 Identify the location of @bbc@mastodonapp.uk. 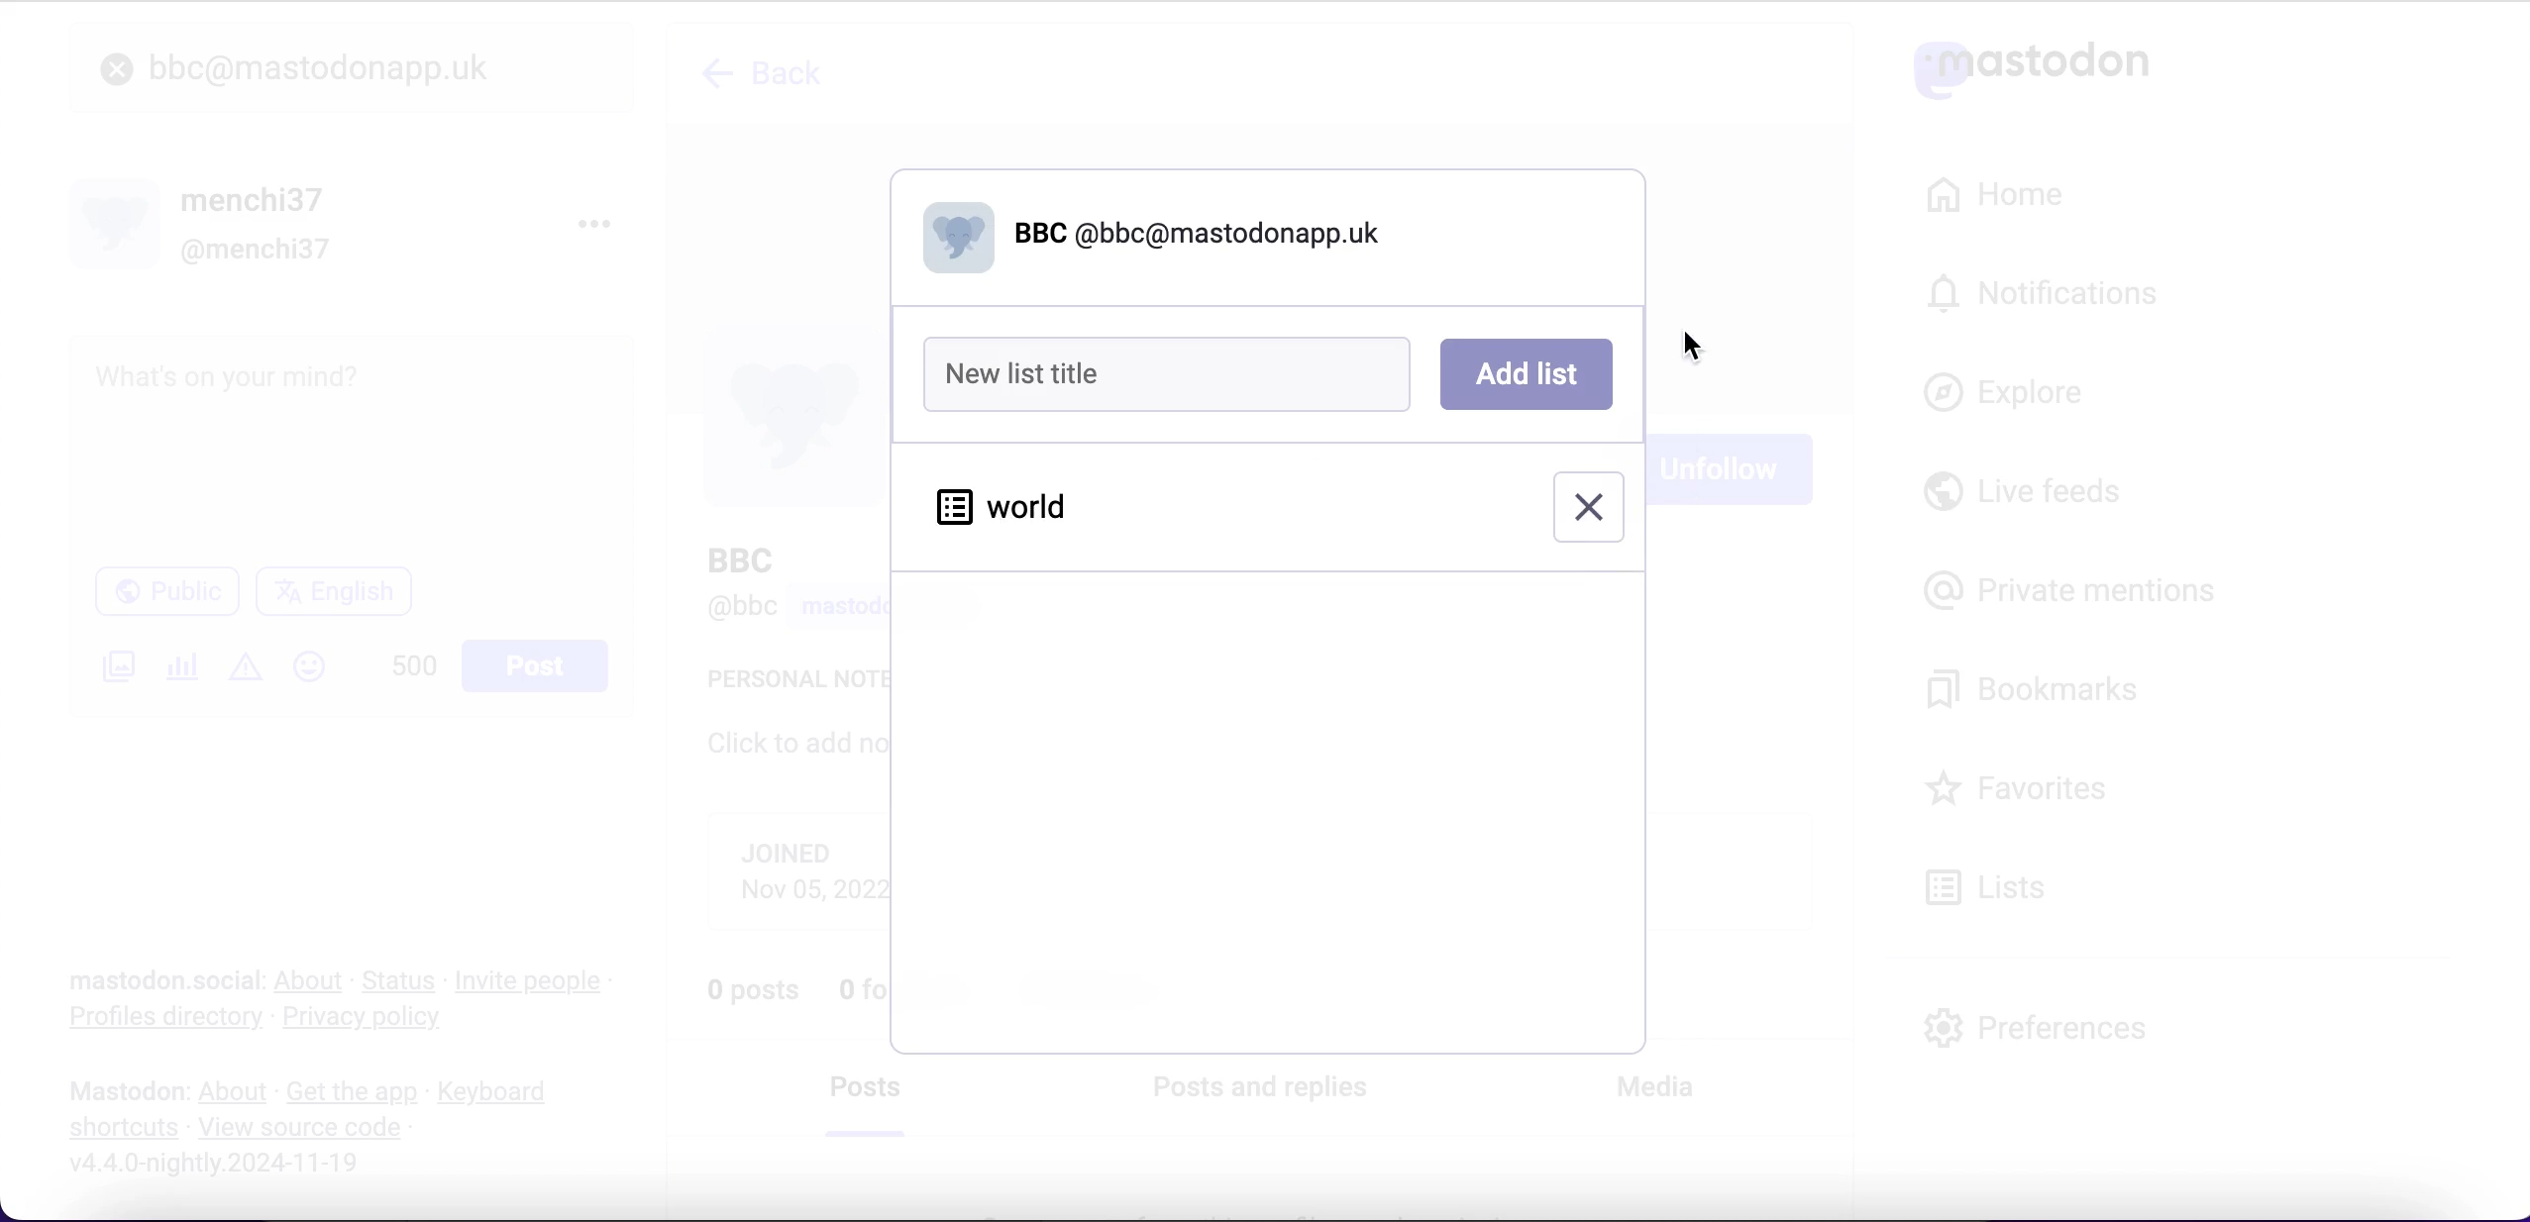
(1154, 236).